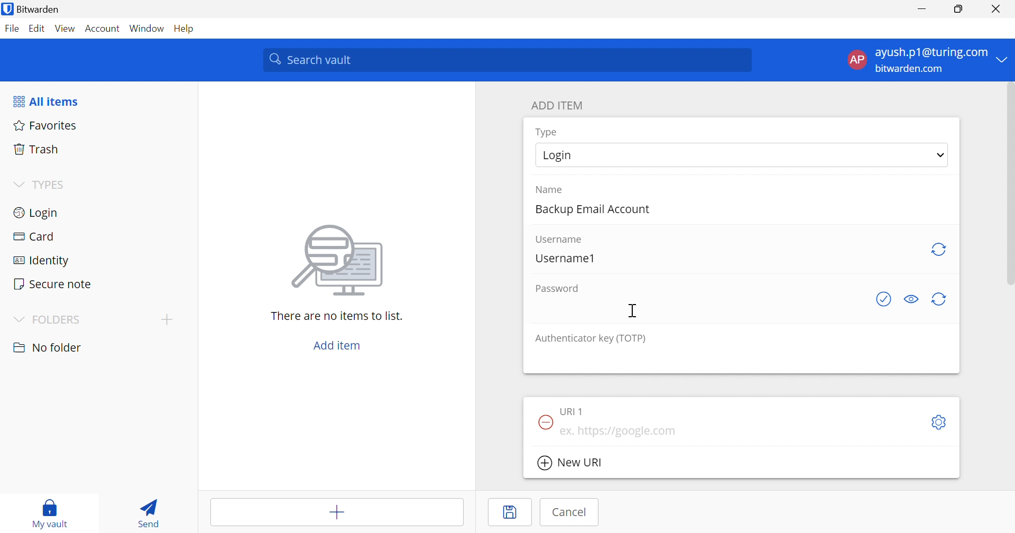  What do you see at coordinates (151, 512) in the screenshot?
I see `Send` at bounding box center [151, 512].